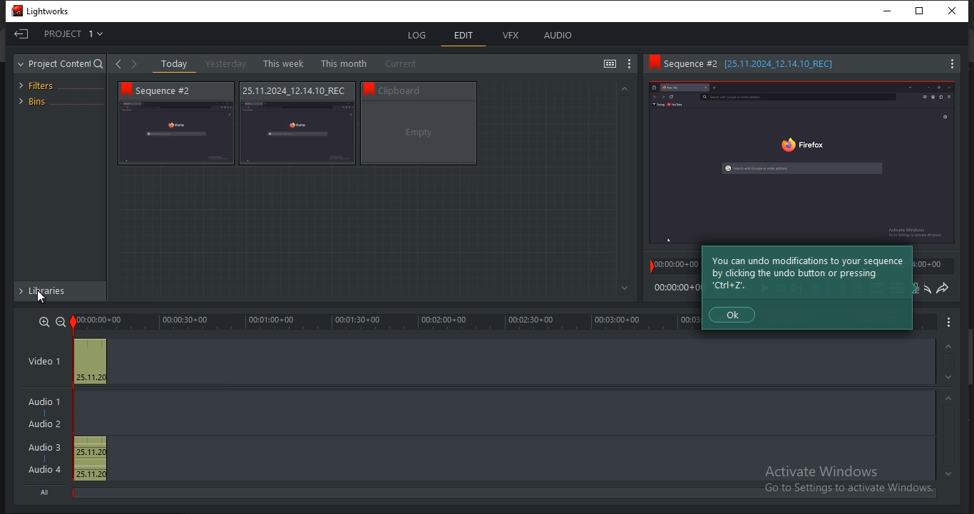 The width and height of the screenshot is (974, 514). What do you see at coordinates (44, 425) in the screenshot?
I see `Audio 2` at bounding box center [44, 425].